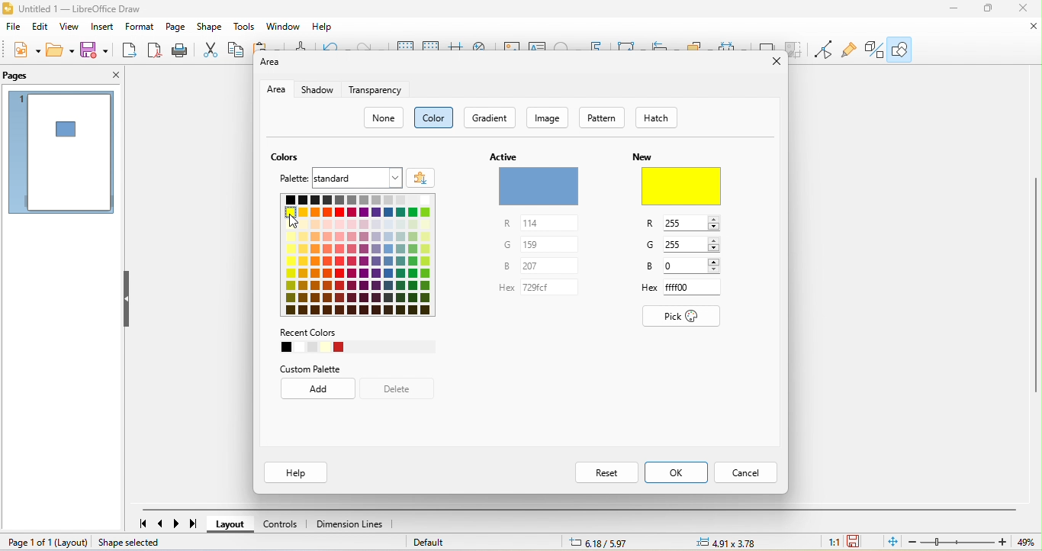 This screenshot has width=1042, height=551. Describe the element at coordinates (825, 51) in the screenshot. I see `toggle point edit mode` at that location.